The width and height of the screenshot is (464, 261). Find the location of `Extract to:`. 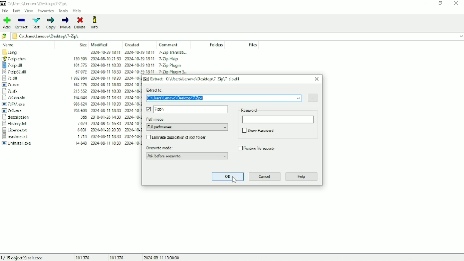

Extract to: is located at coordinates (223, 95).